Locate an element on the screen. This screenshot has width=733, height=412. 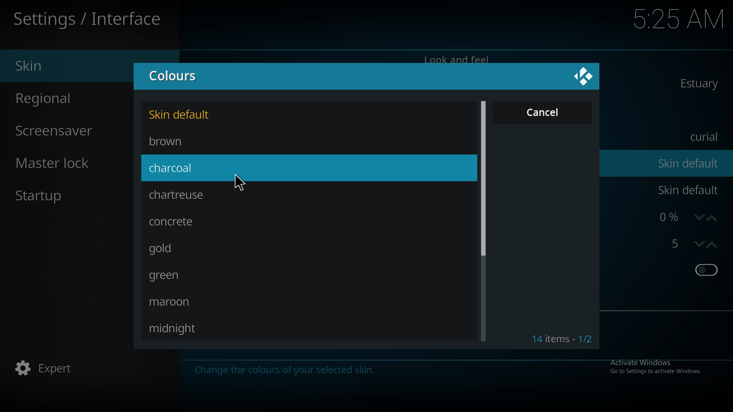
interface is located at coordinates (89, 17).